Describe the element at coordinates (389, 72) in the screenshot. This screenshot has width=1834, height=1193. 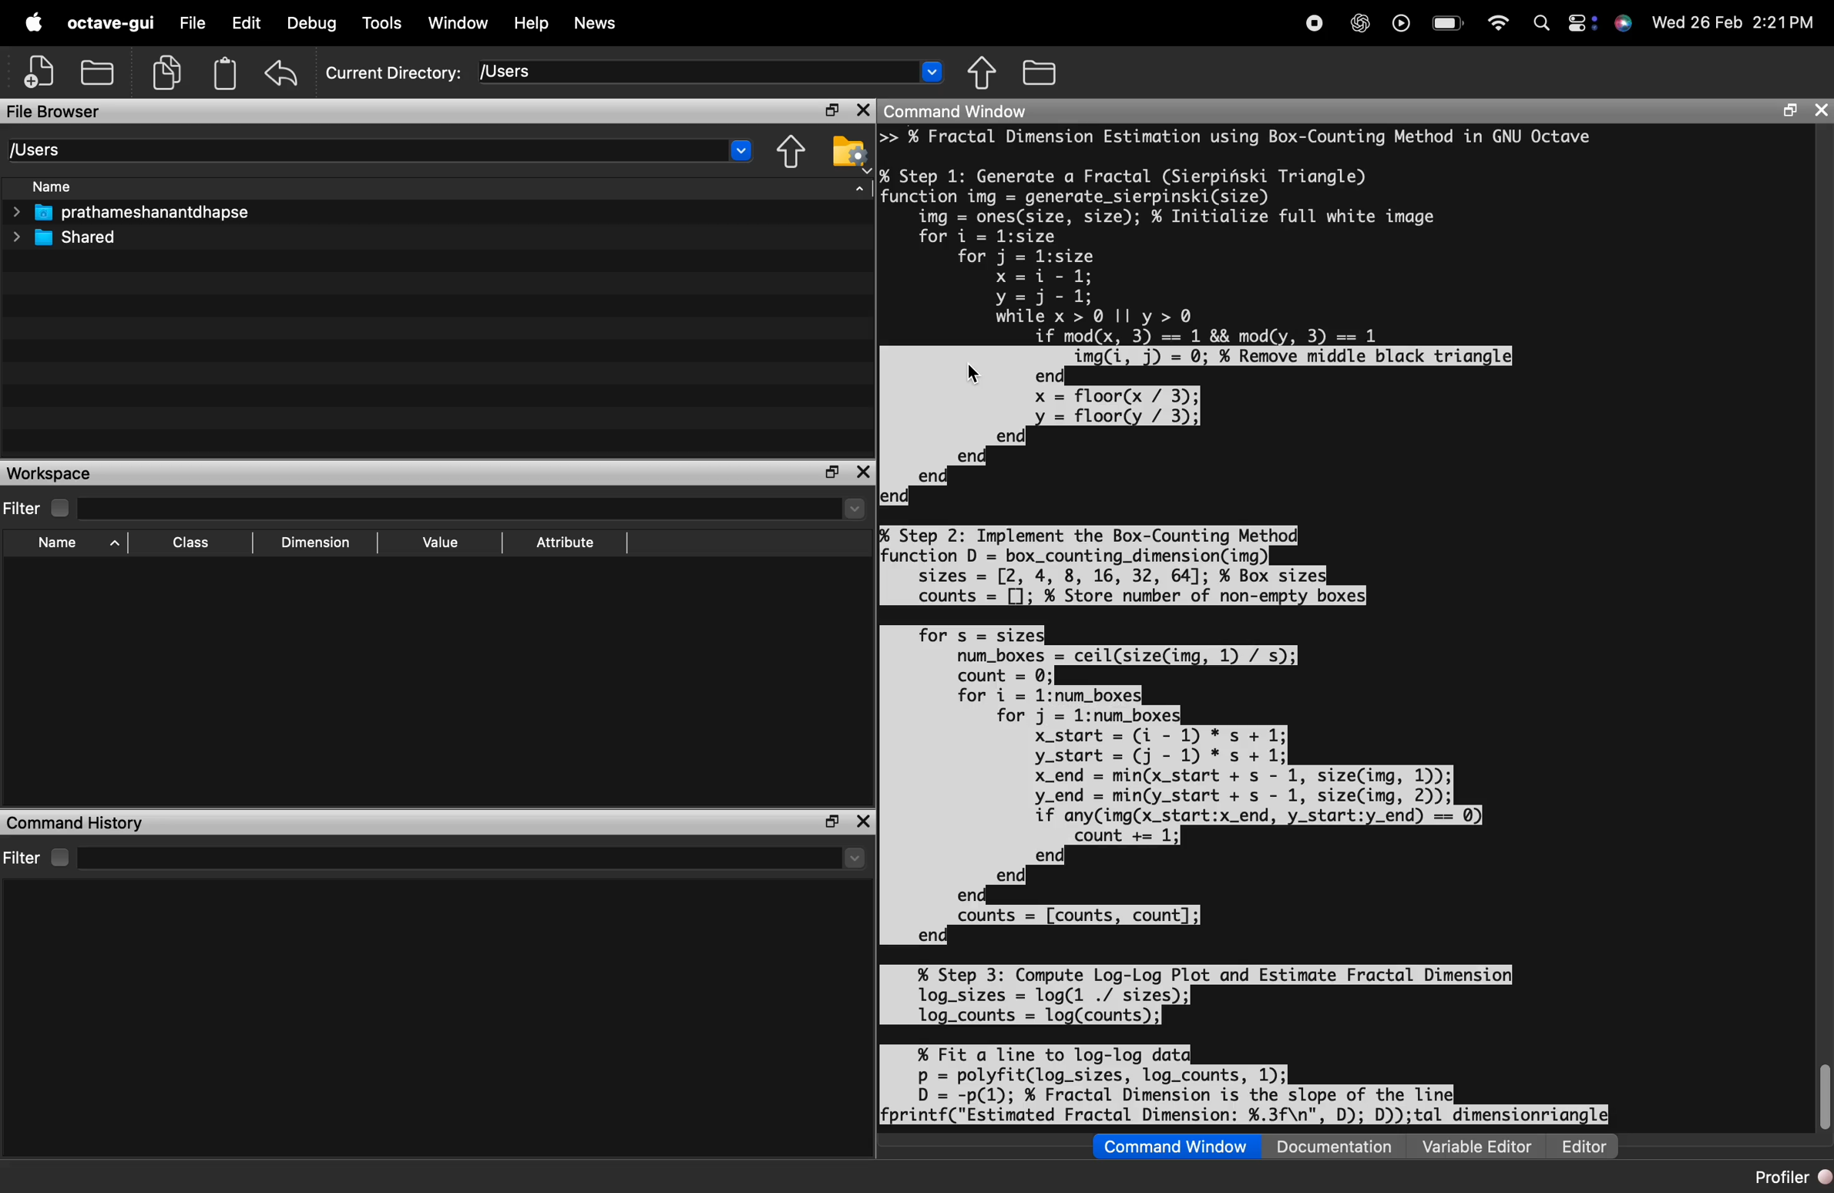
I see `Current Directory: [Users` at that location.